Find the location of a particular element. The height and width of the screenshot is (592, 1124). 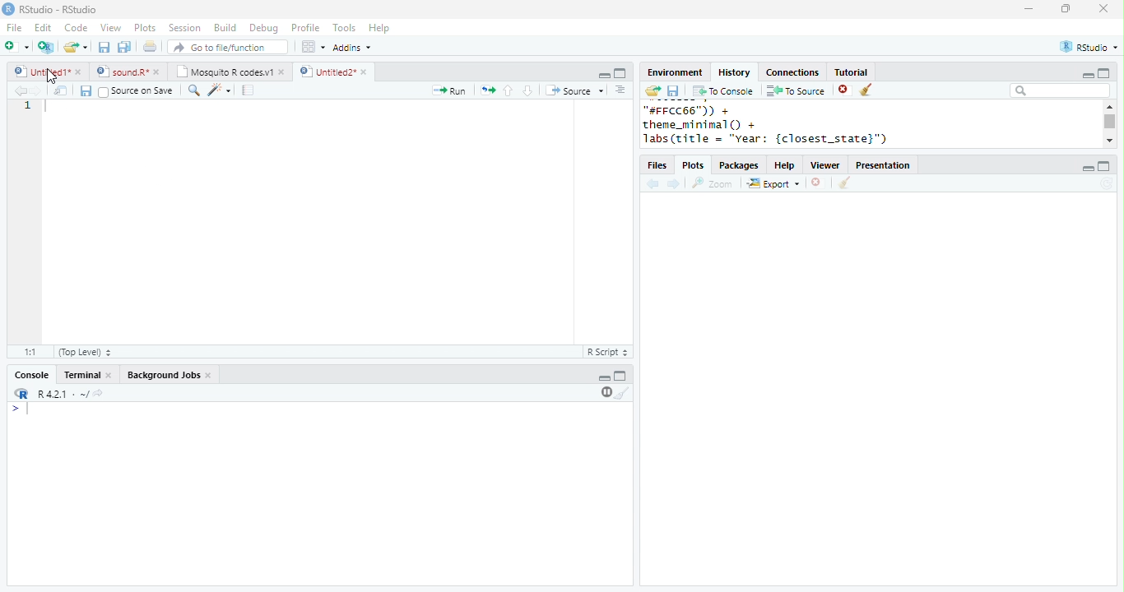

search file is located at coordinates (226, 47).